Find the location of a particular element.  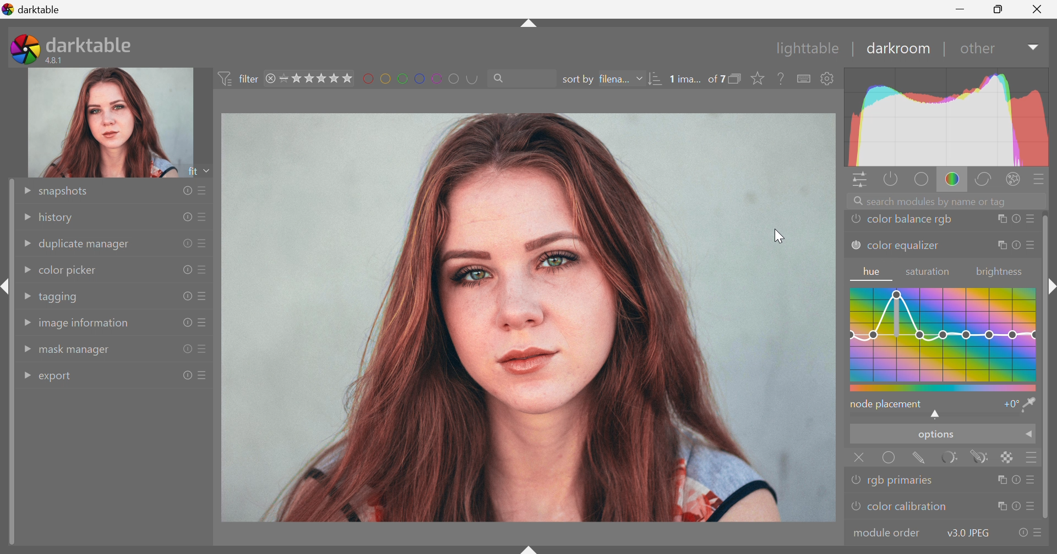

color picker is located at coordinates (68, 269).